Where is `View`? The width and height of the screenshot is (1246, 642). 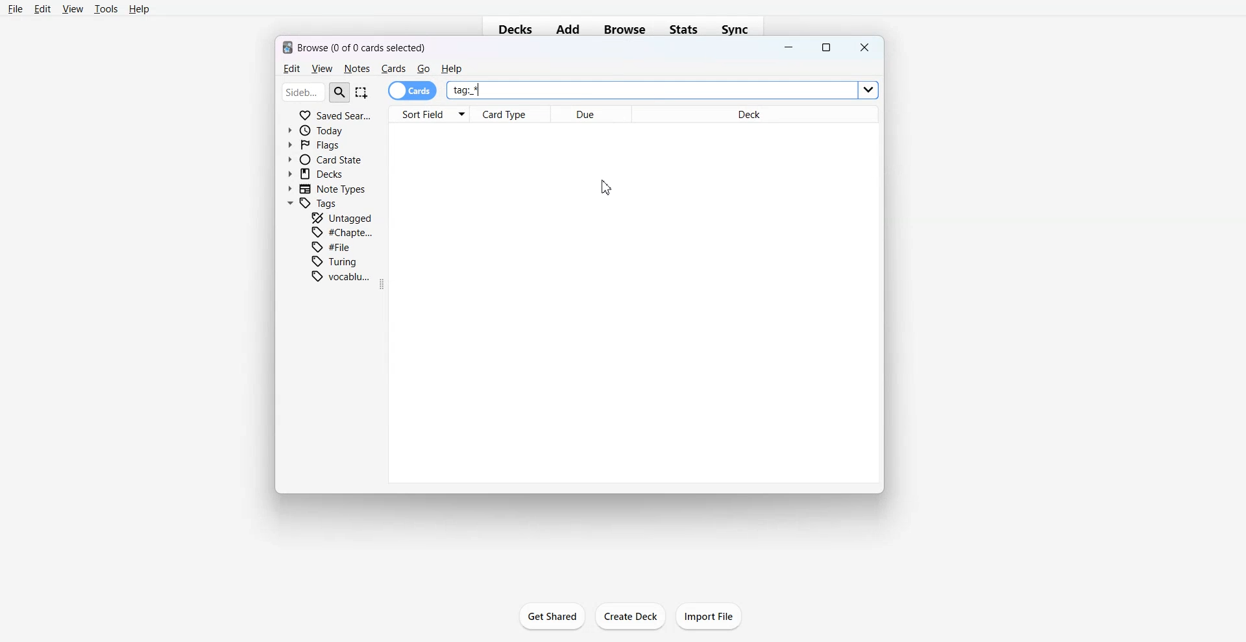
View is located at coordinates (72, 8).